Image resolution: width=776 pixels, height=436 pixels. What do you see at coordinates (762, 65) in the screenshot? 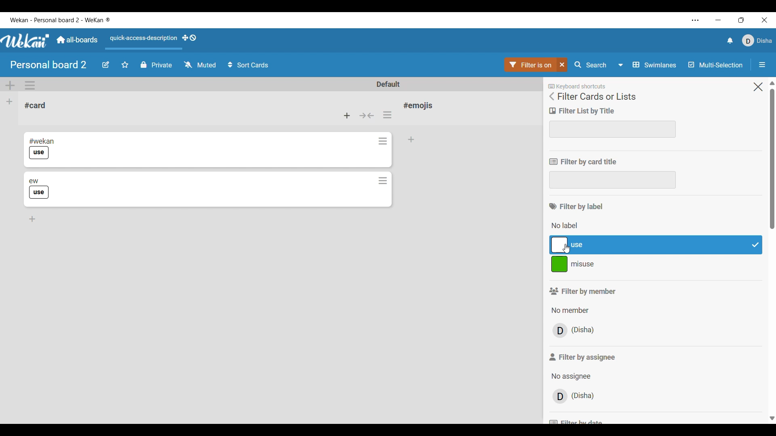
I see `Open/Close sidebar` at bounding box center [762, 65].